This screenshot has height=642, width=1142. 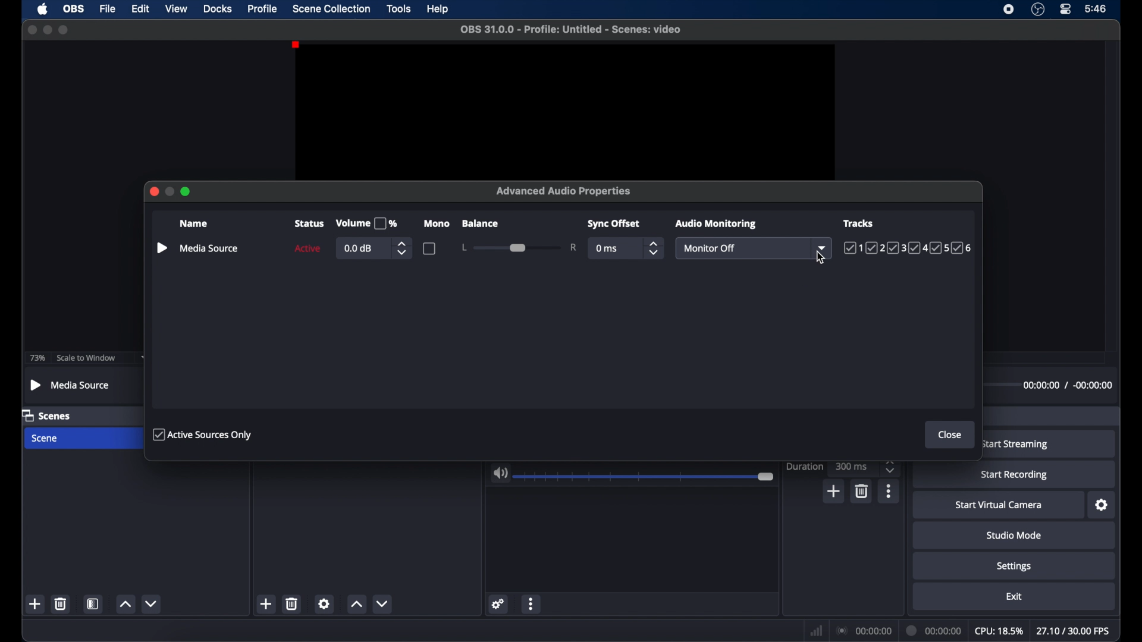 I want to click on delete, so click(x=293, y=603).